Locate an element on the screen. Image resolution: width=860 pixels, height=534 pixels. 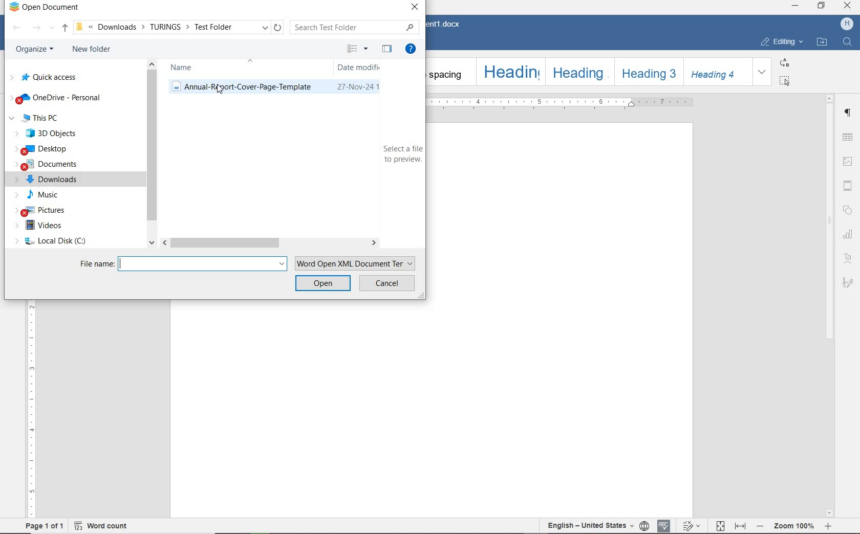
header & footer is located at coordinates (848, 186).